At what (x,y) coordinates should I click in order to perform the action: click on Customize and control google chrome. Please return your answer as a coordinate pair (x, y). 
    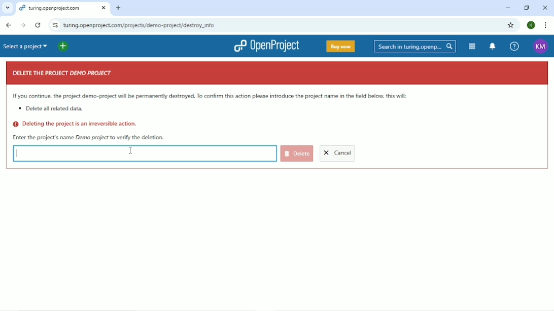
    Looking at the image, I should click on (546, 25).